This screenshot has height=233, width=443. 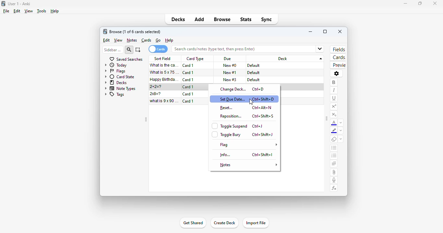 I want to click on card 1, so click(x=188, y=73).